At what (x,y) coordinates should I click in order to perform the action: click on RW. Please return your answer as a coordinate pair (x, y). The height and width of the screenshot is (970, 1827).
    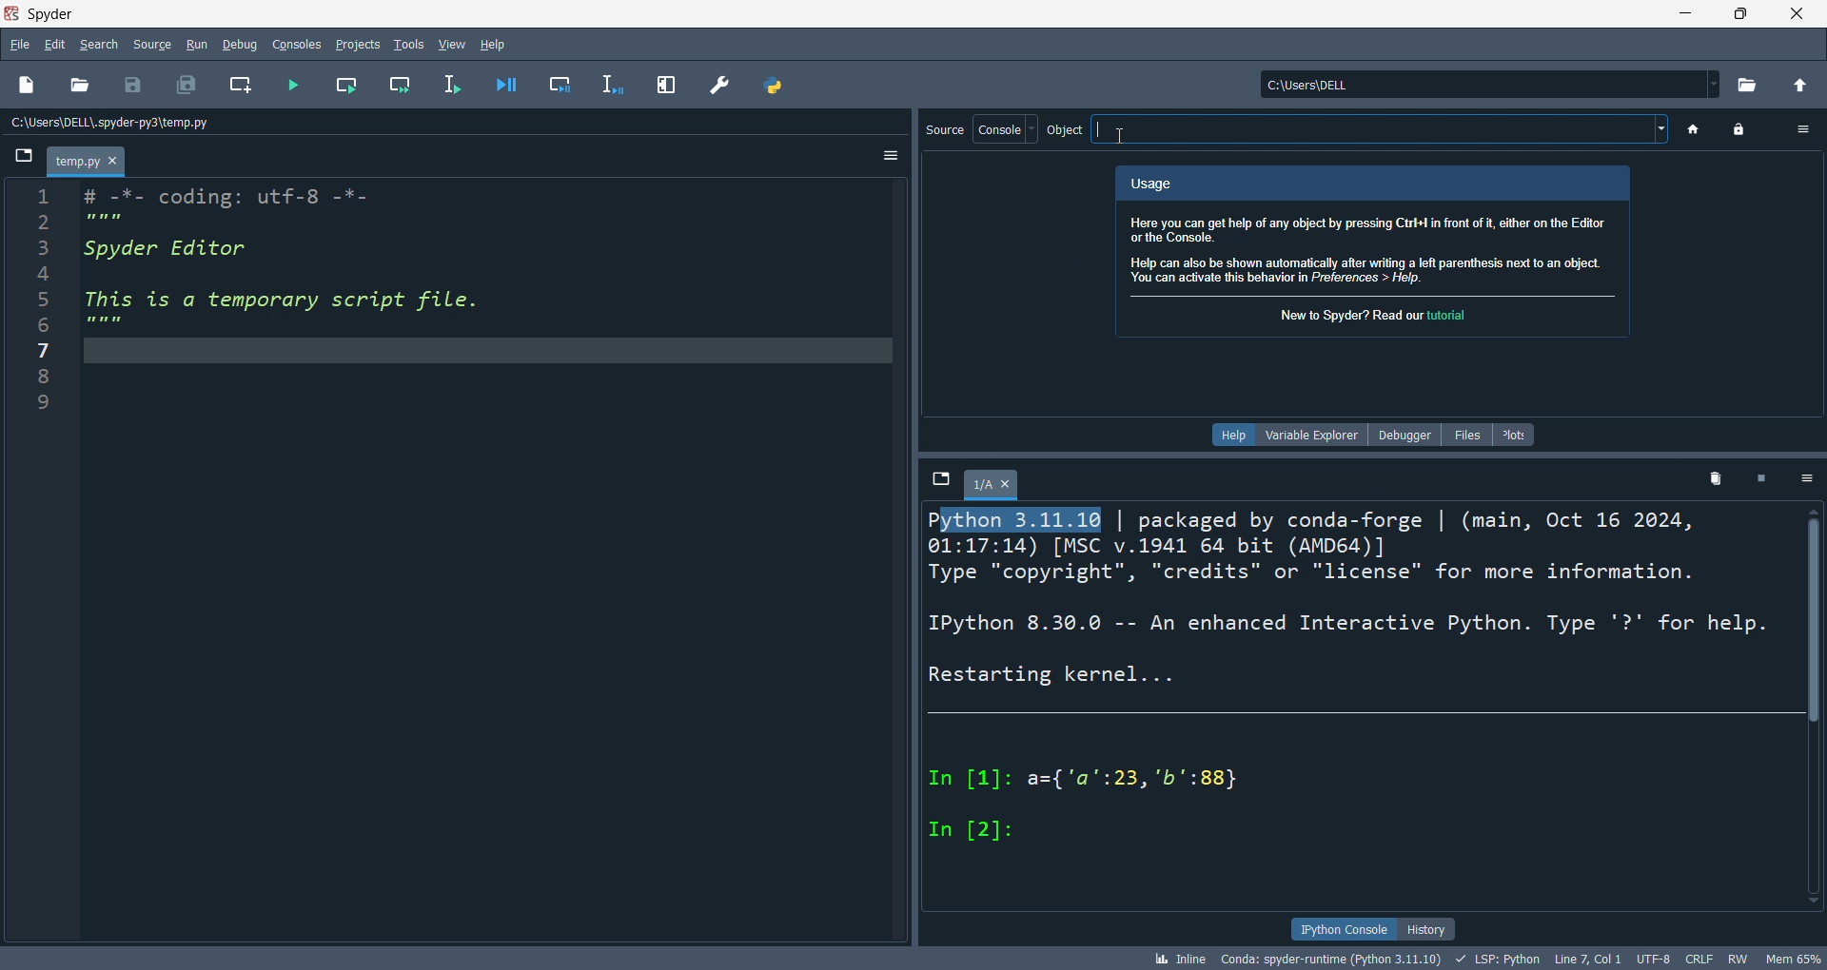
    Looking at the image, I should click on (1741, 958).